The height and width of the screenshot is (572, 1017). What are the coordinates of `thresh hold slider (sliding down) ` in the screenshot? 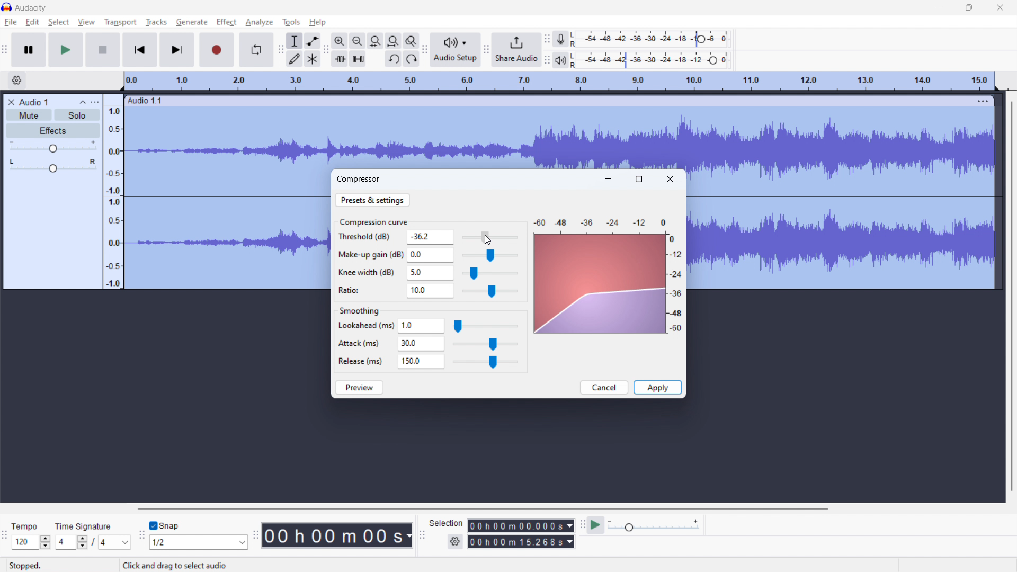 It's located at (489, 237).